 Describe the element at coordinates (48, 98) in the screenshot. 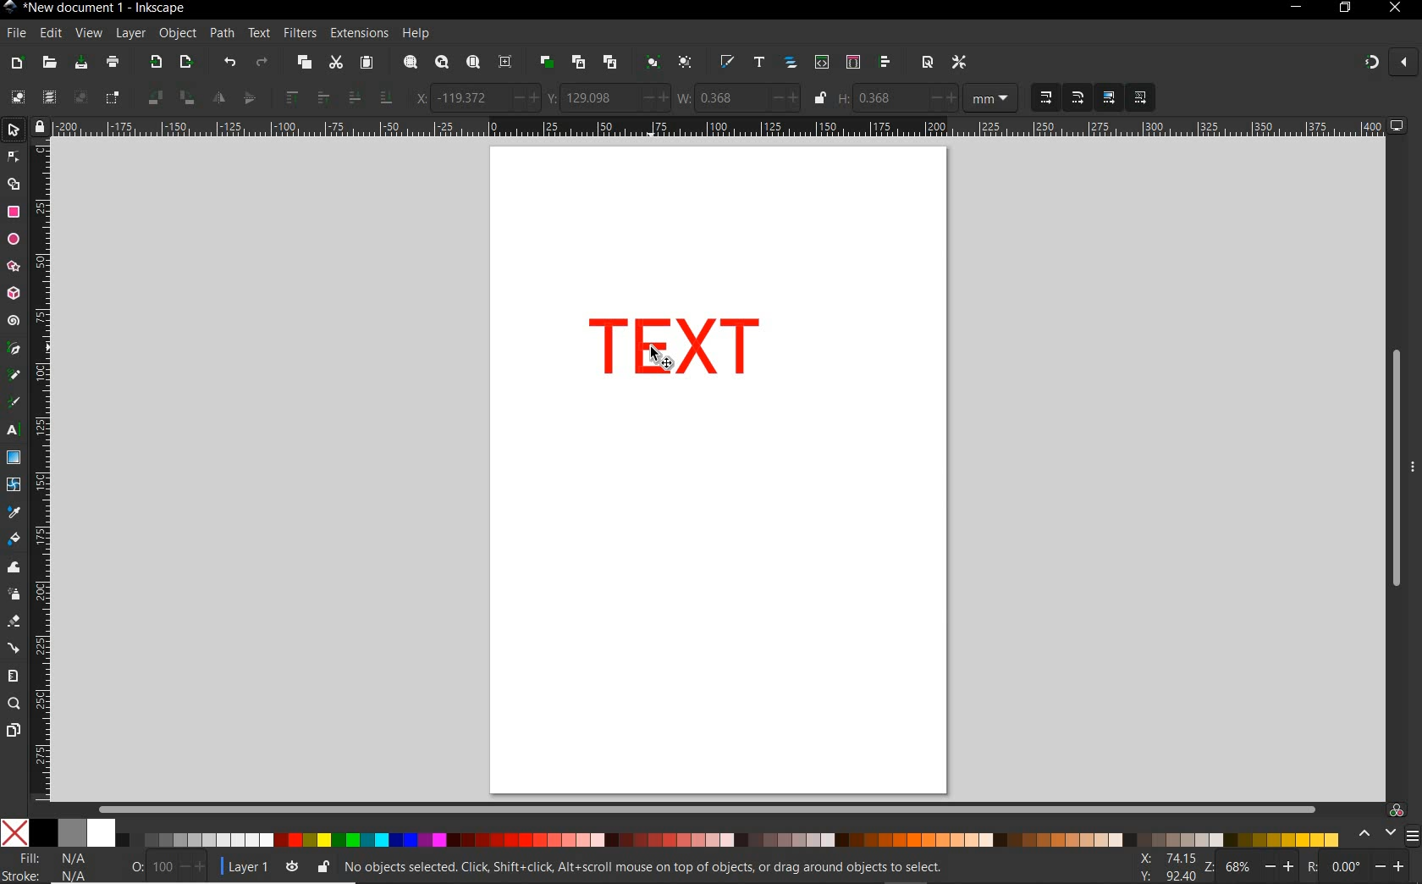

I see `SELECT ALL IN ALL LAYERS` at that location.